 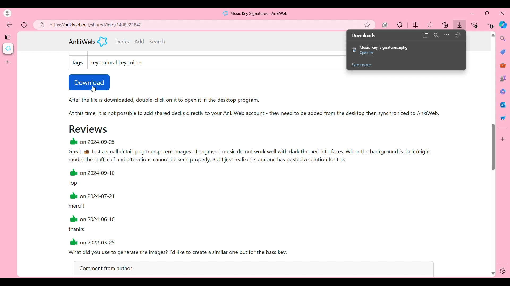 I want to click on Current decks, so click(x=122, y=42).